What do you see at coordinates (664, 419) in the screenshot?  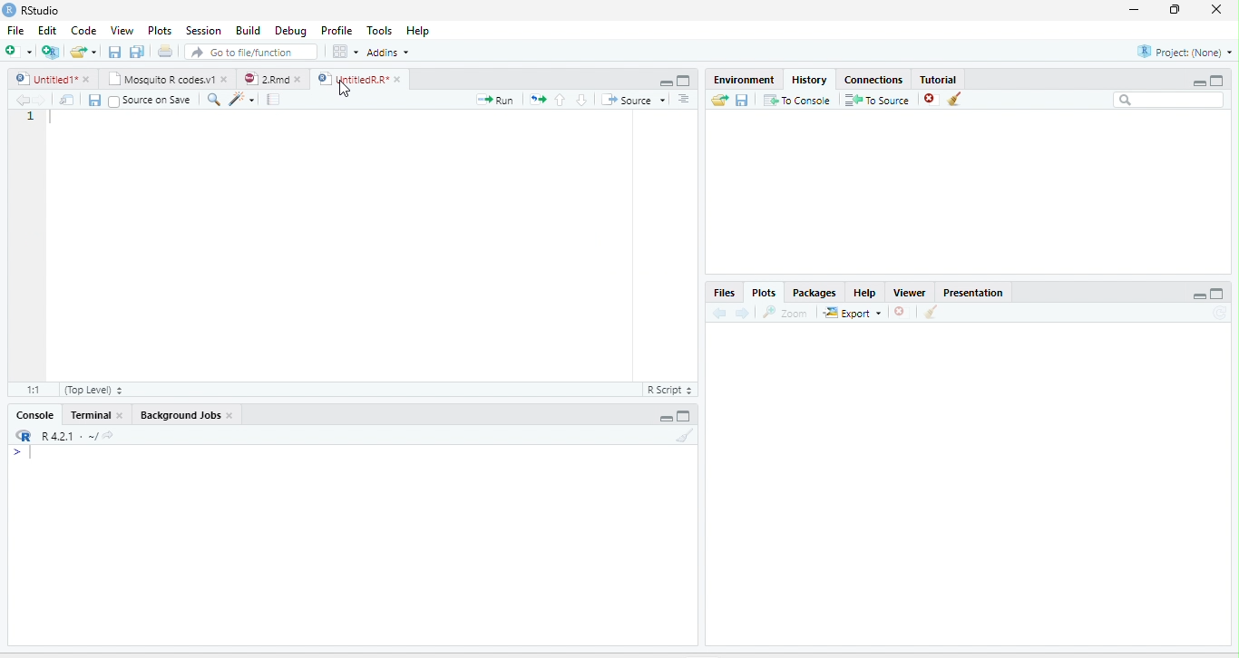 I see `Minimize` at bounding box center [664, 419].